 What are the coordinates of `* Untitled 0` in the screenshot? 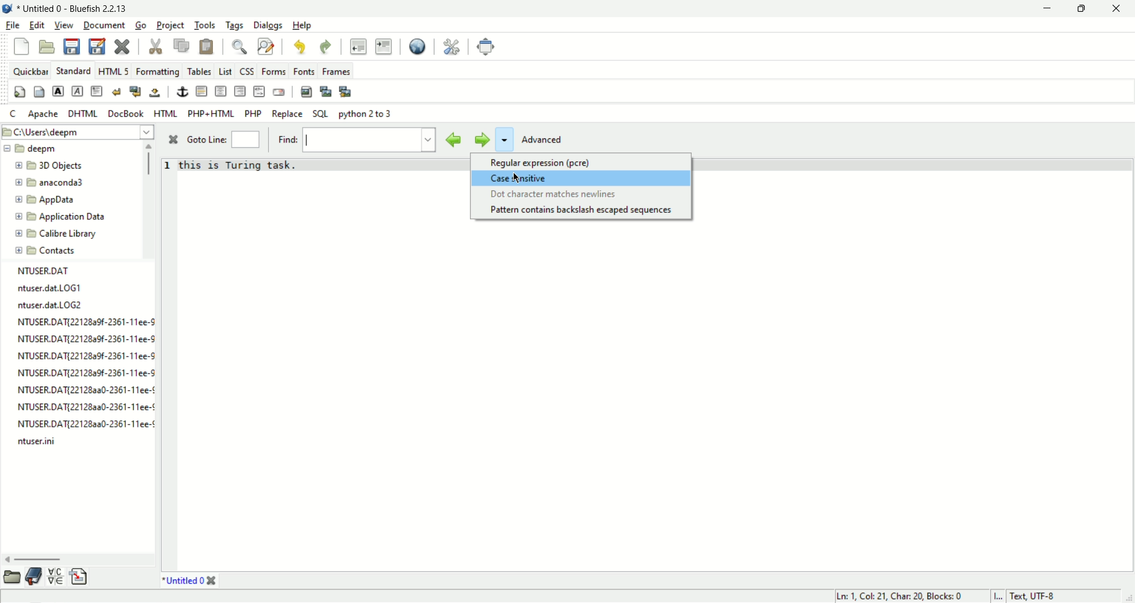 It's located at (183, 582).